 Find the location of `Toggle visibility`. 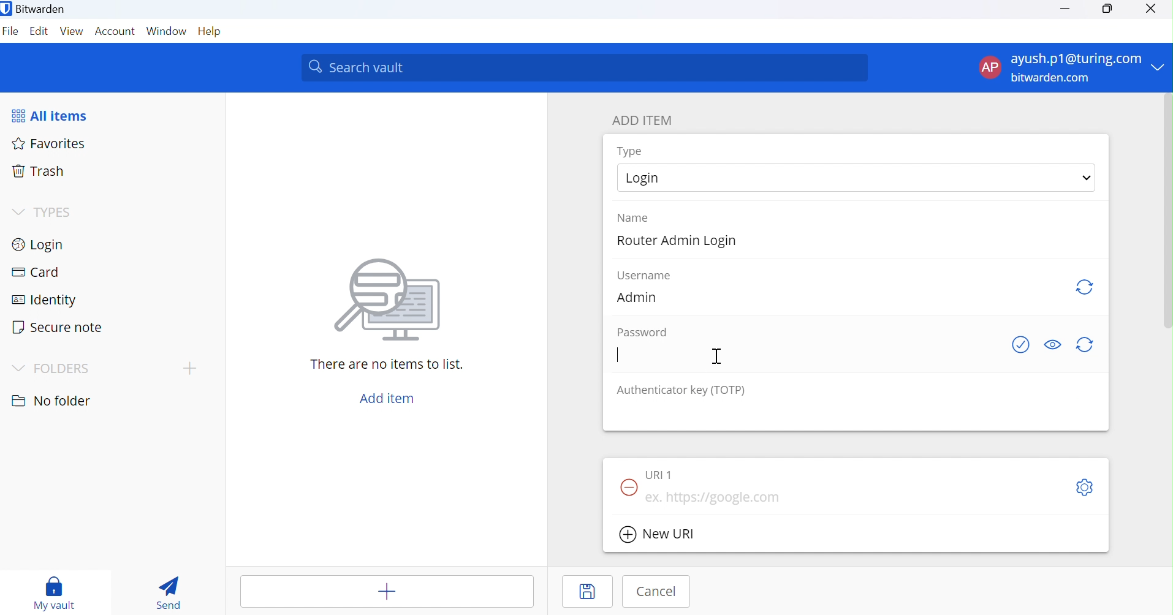

Toggle visibility is located at coordinates (1052, 344).